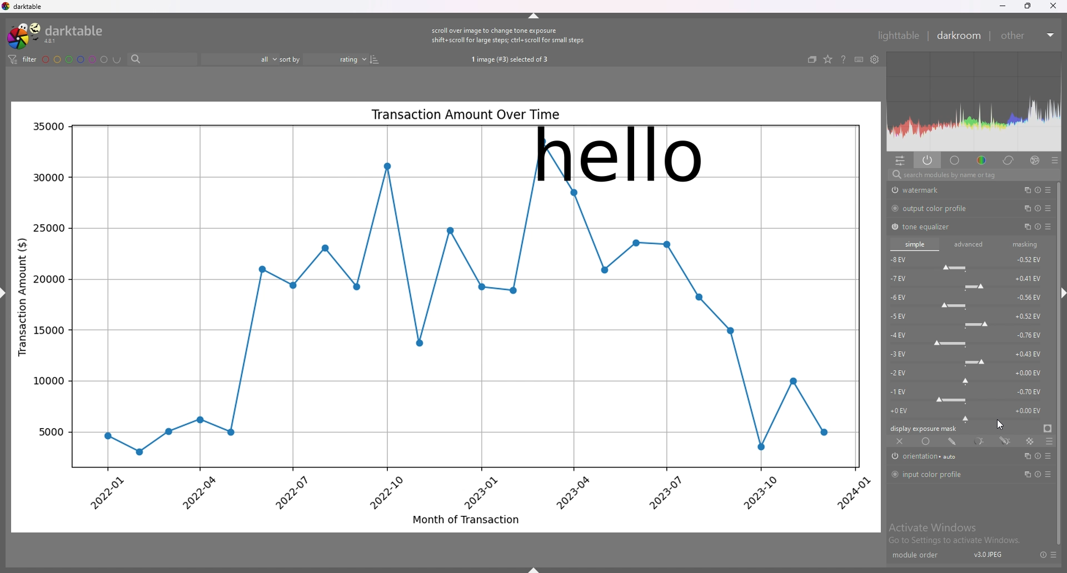 Image resolution: width=1067 pixels, height=573 pixels. What do you see at coordinates (163, 59) in the screenshot?
I see `search bar` at bounding box center [163, 59].